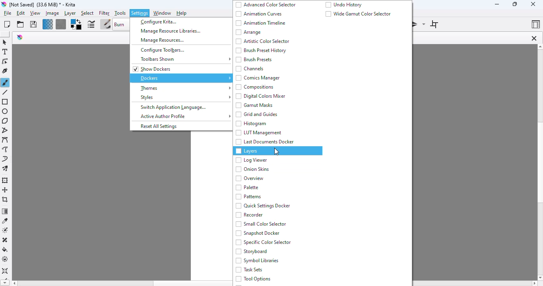 This screenshot has width=543, height=286. Describe the element at coordinates (534, 284) in the screenshot. I see `scroll right` at that location.